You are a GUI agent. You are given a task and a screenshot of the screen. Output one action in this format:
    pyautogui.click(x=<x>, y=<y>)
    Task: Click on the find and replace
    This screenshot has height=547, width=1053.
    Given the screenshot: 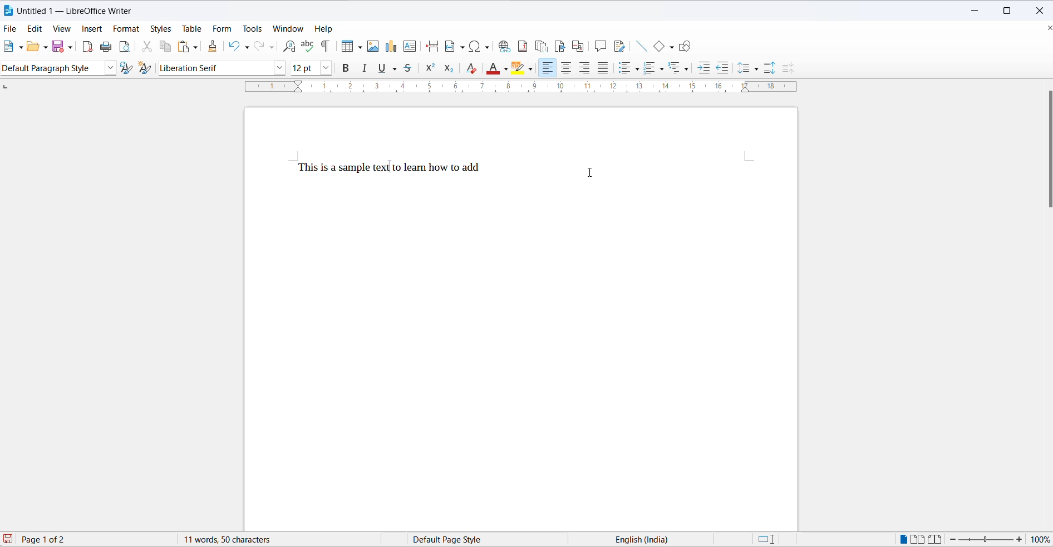 What is the action you would take?
    pyautogui.click(x=289, y=46)
    